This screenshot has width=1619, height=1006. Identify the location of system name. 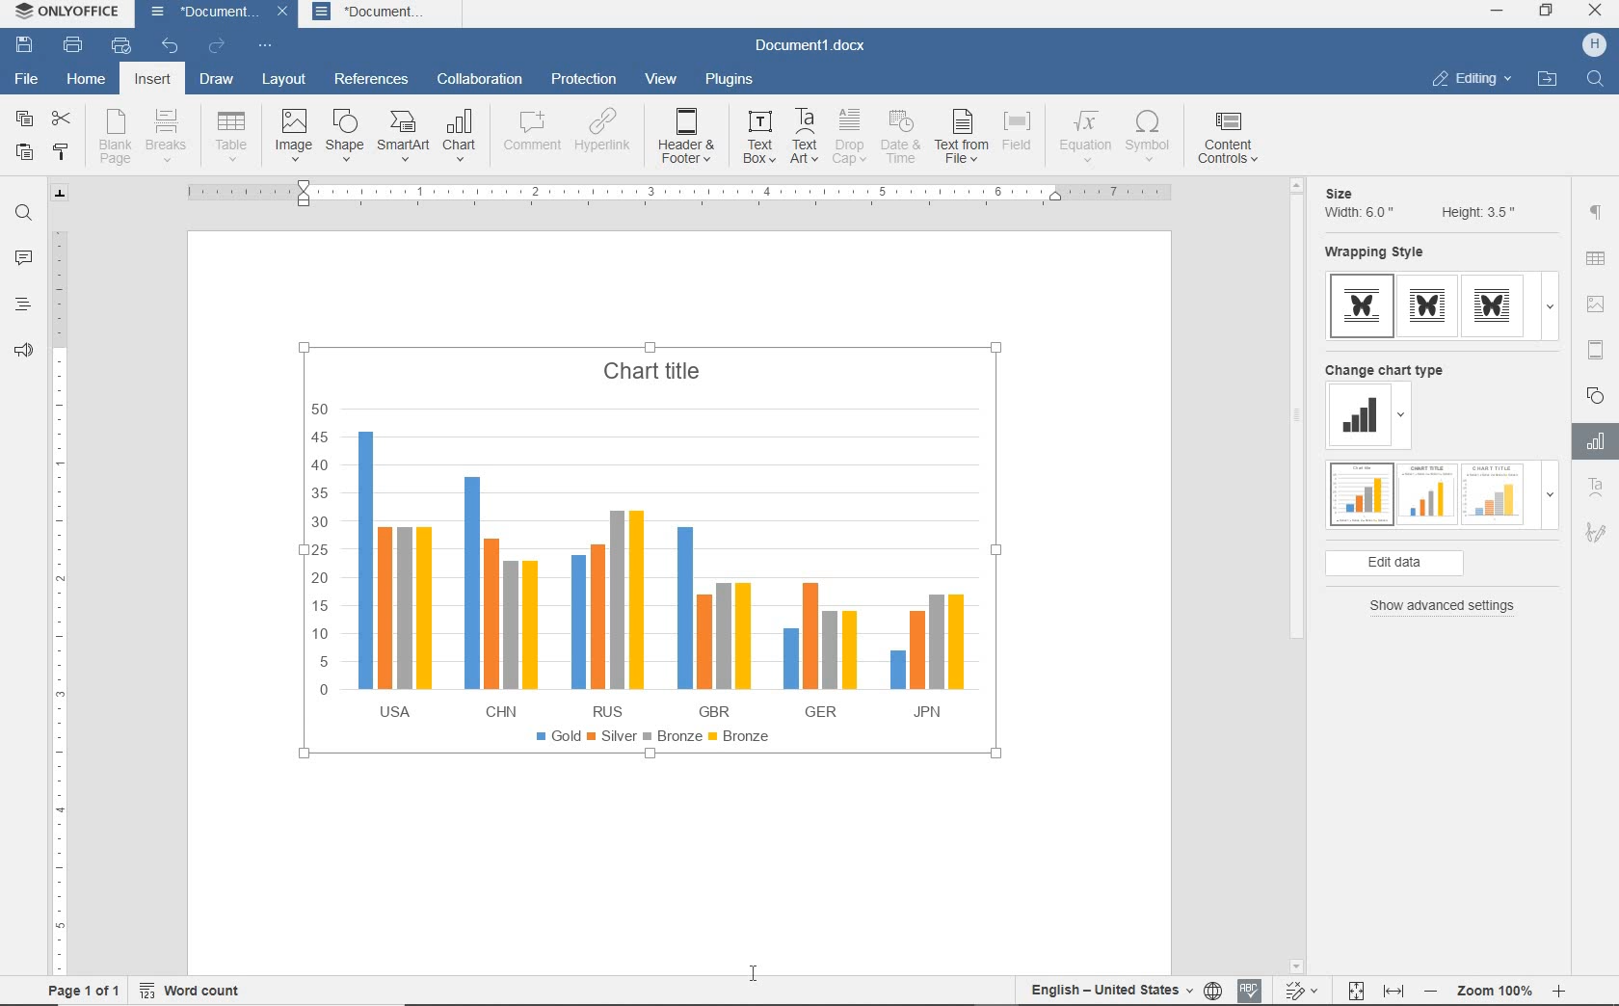
(70, 15).